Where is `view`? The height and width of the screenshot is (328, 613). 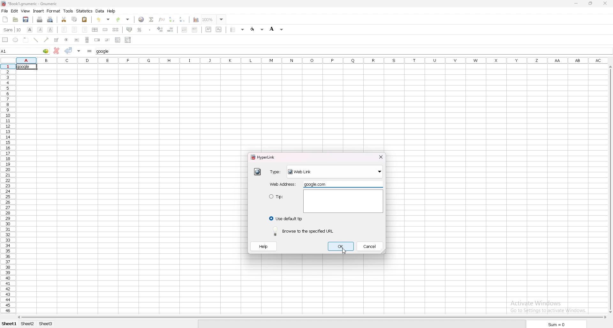
view is located at coordinates (26, 11).